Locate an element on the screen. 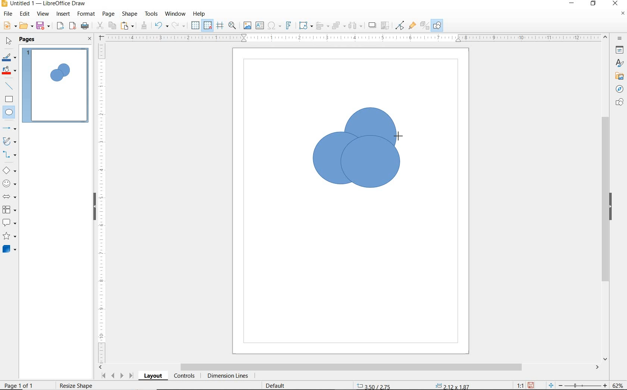  EDIT is located at coordinates (25, 14).